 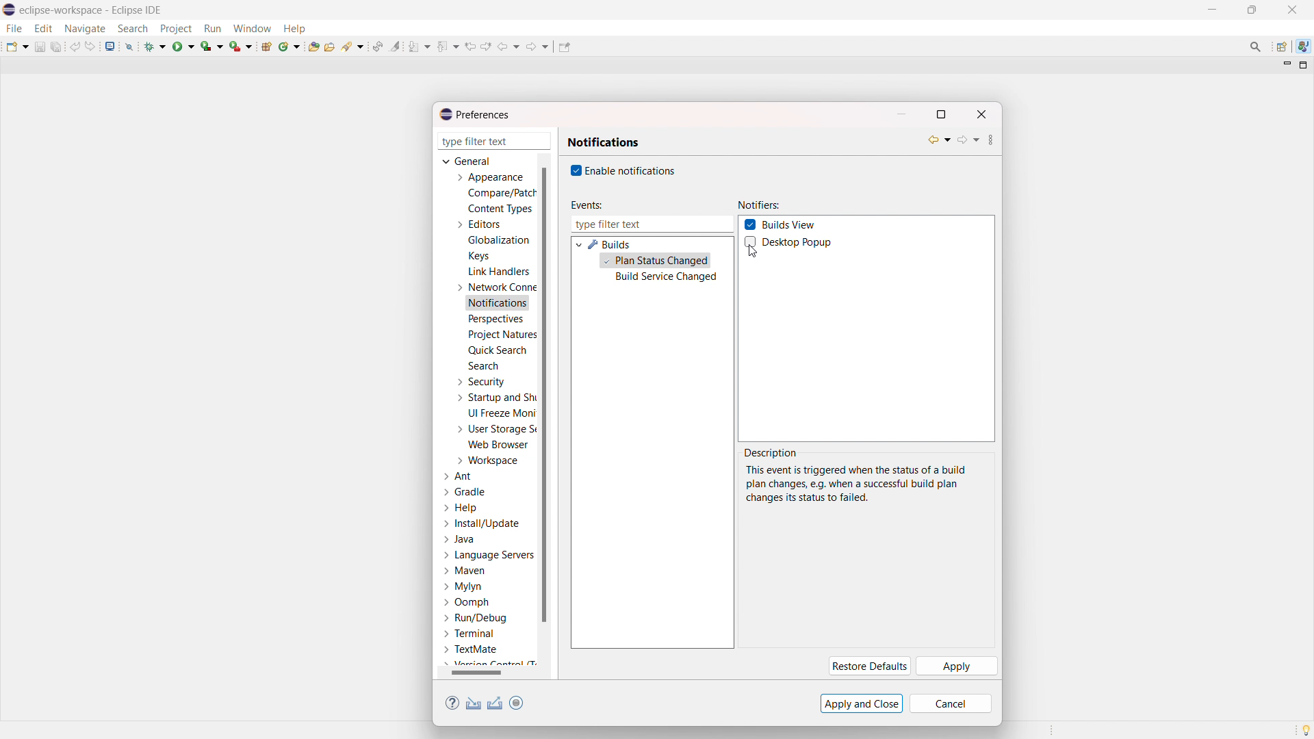 I want to click on java, so click(x=1304, y=47).